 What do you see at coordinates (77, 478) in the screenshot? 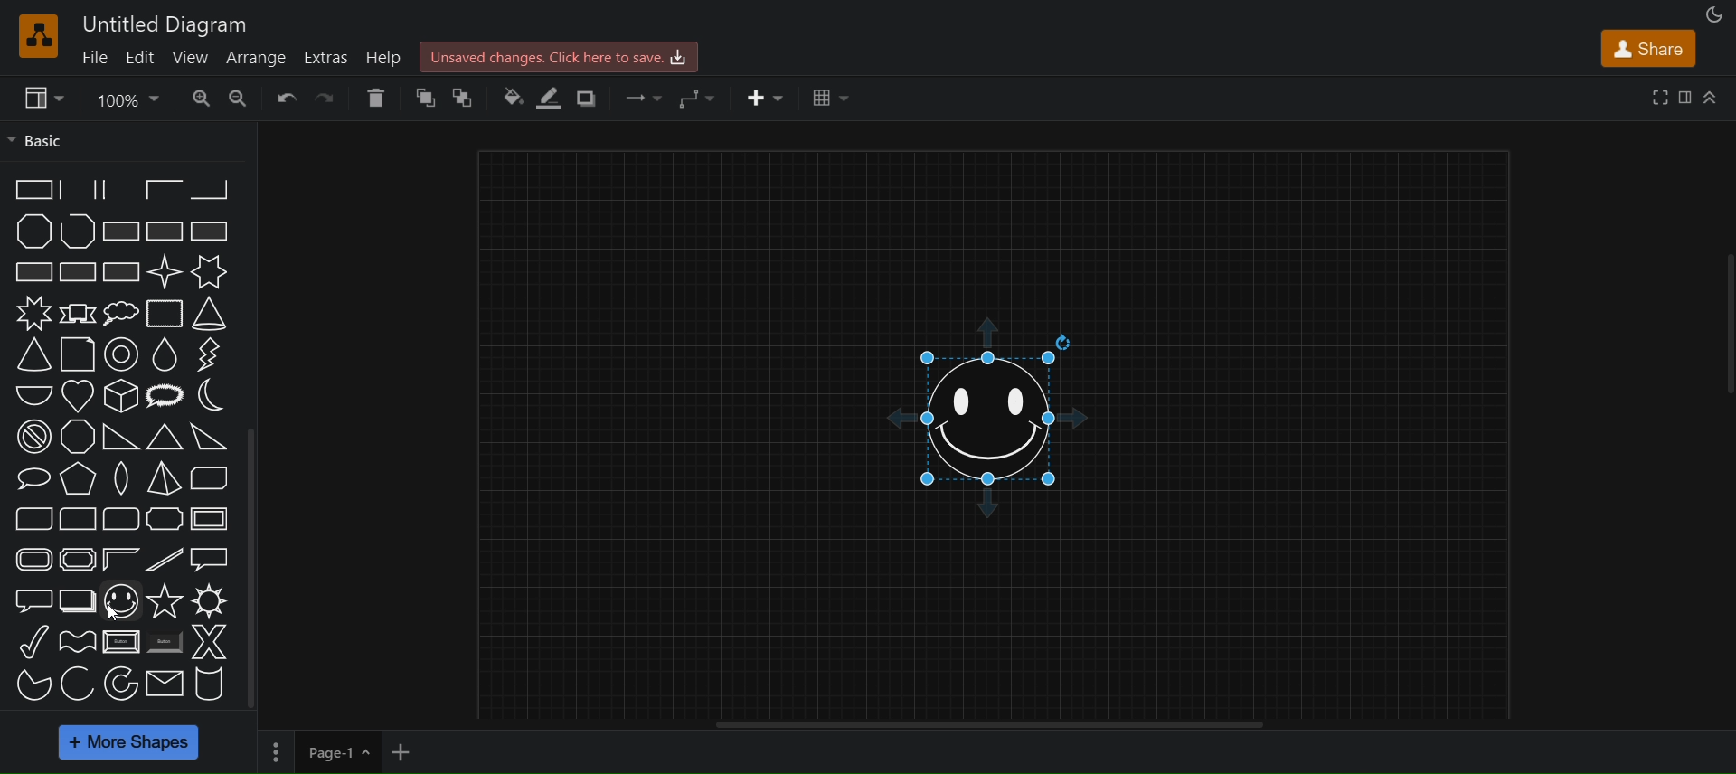
I see `pyramid` at bounding box center [77, 478].